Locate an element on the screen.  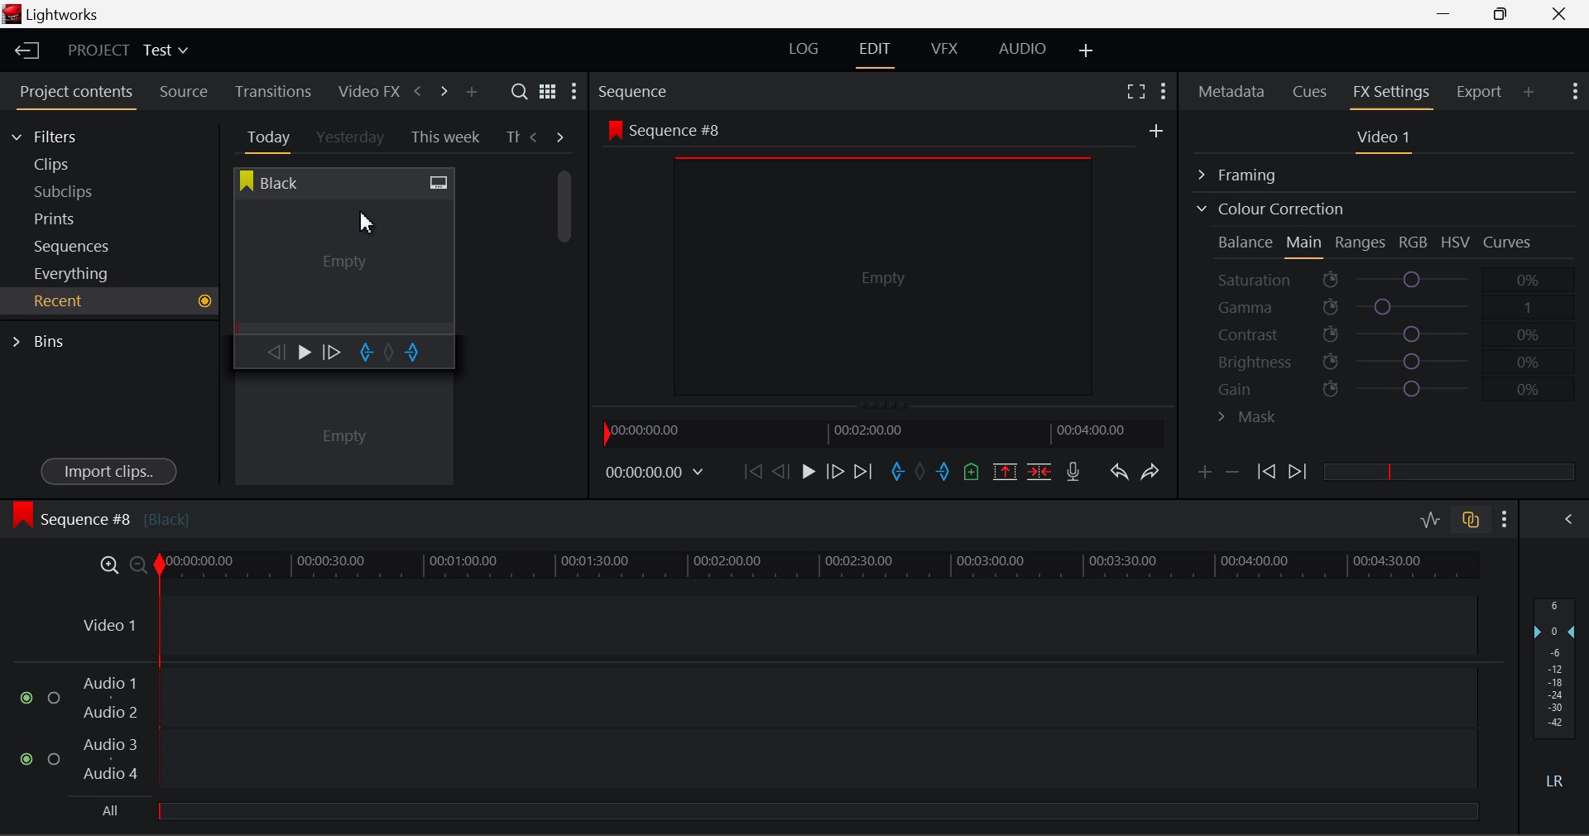
Export Panel is located at coordinates (1481, 91).